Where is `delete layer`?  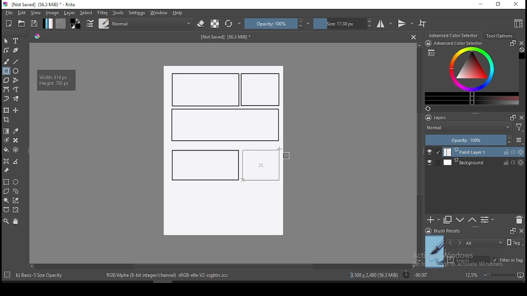
delete layer is located at coordinates (519, 220).